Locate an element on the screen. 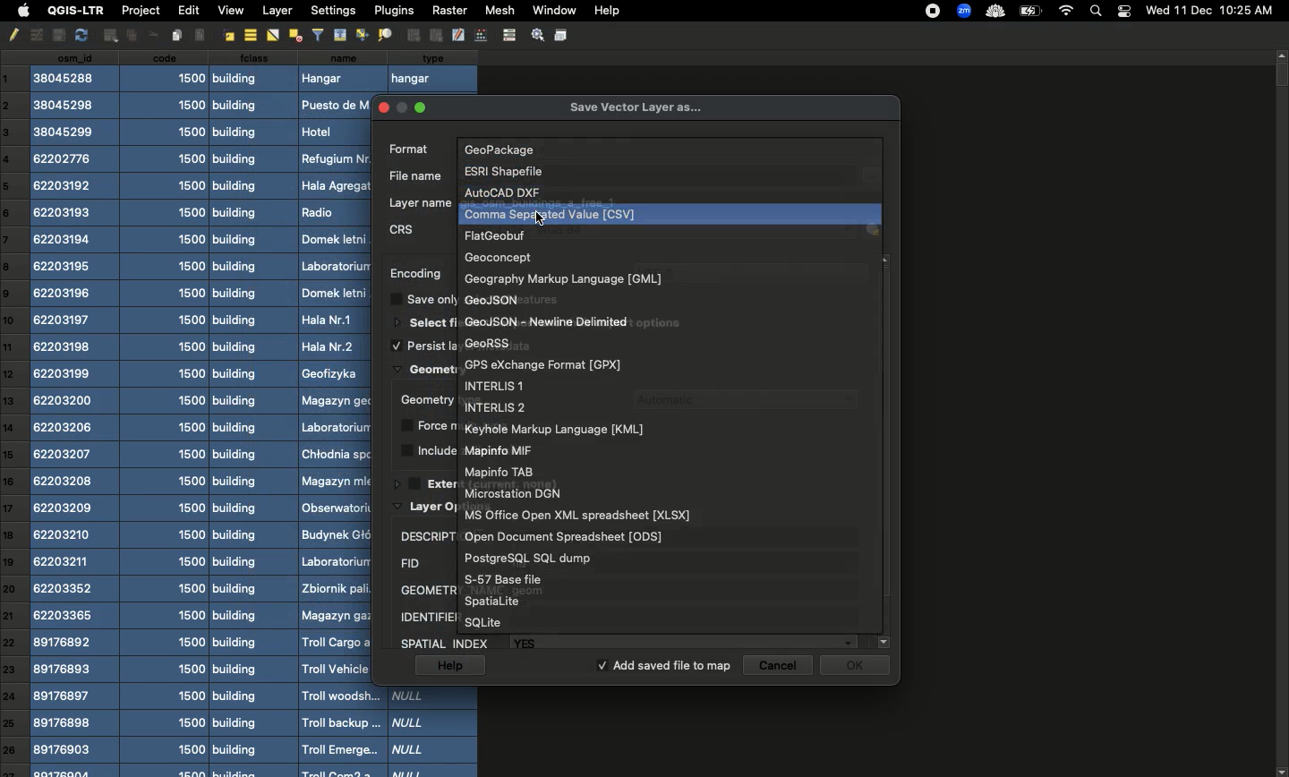 The image size is (1289, 777). Flip Horizontally is located at coordinates (271, 36).